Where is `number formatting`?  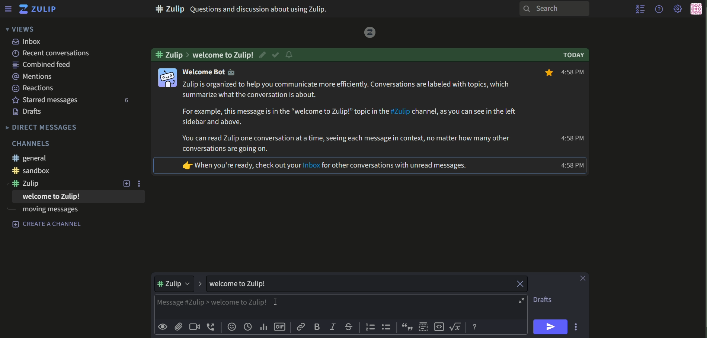 number formatting is located at coordinates (369, 328).